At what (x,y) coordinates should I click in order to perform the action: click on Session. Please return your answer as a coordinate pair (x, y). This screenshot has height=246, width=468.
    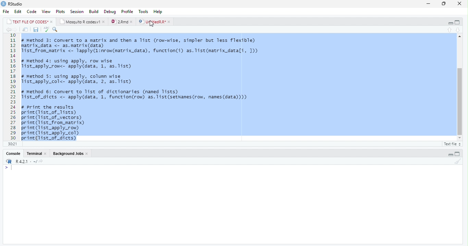
    Looking at the image, I should click on (77, 11).